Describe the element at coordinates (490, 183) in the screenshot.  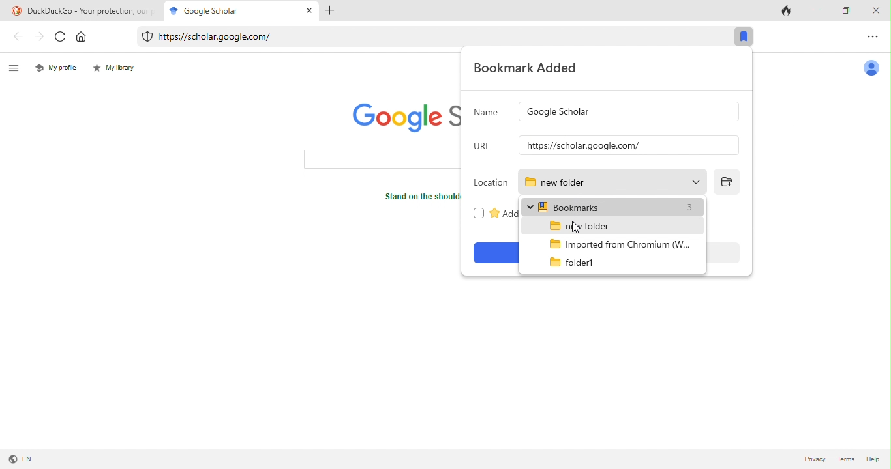
I see `location` at that location.